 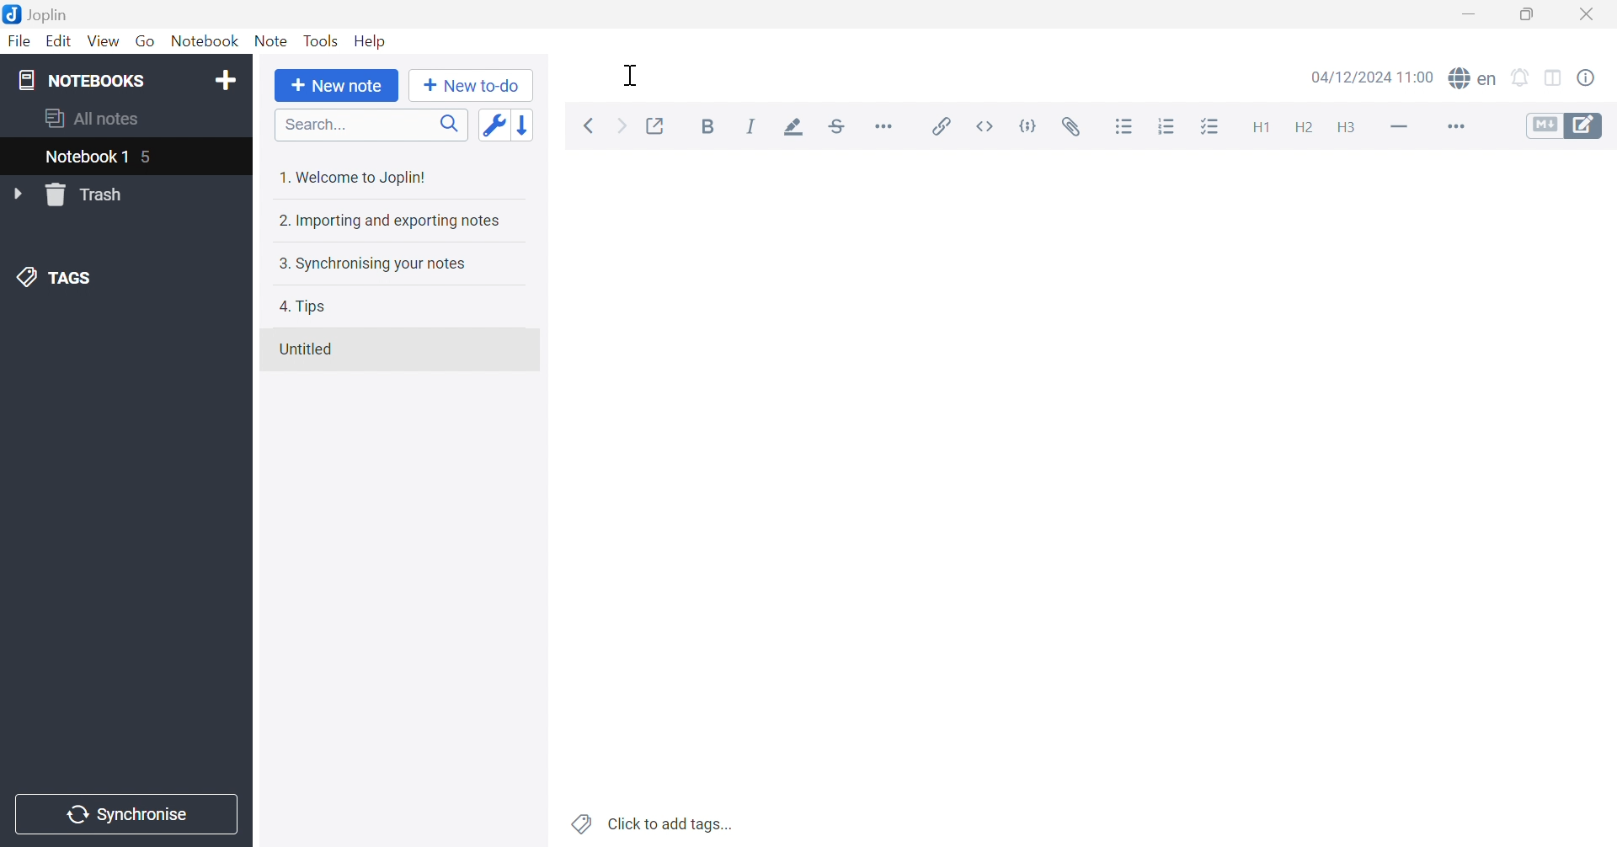 What do you see at coordinates (21, 194) in the screenshot?
I see `Drop Down` at bounding box center [21, 194].